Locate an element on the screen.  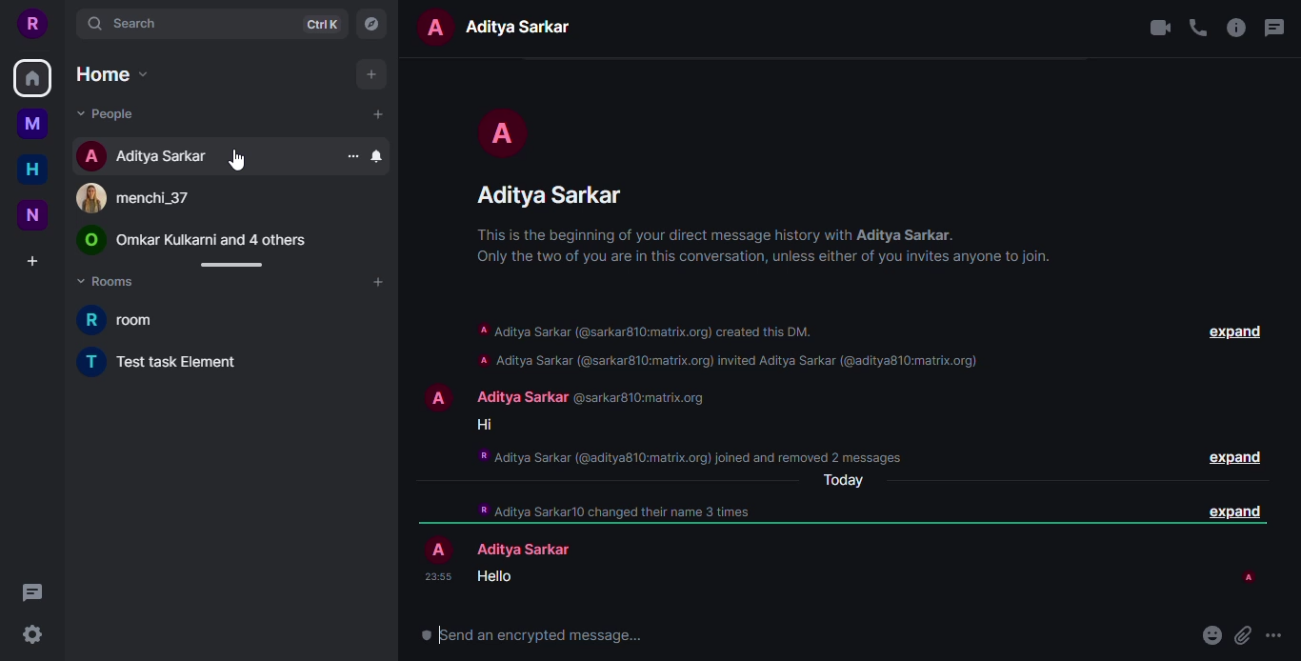
A is located at coordinates (438, 547).